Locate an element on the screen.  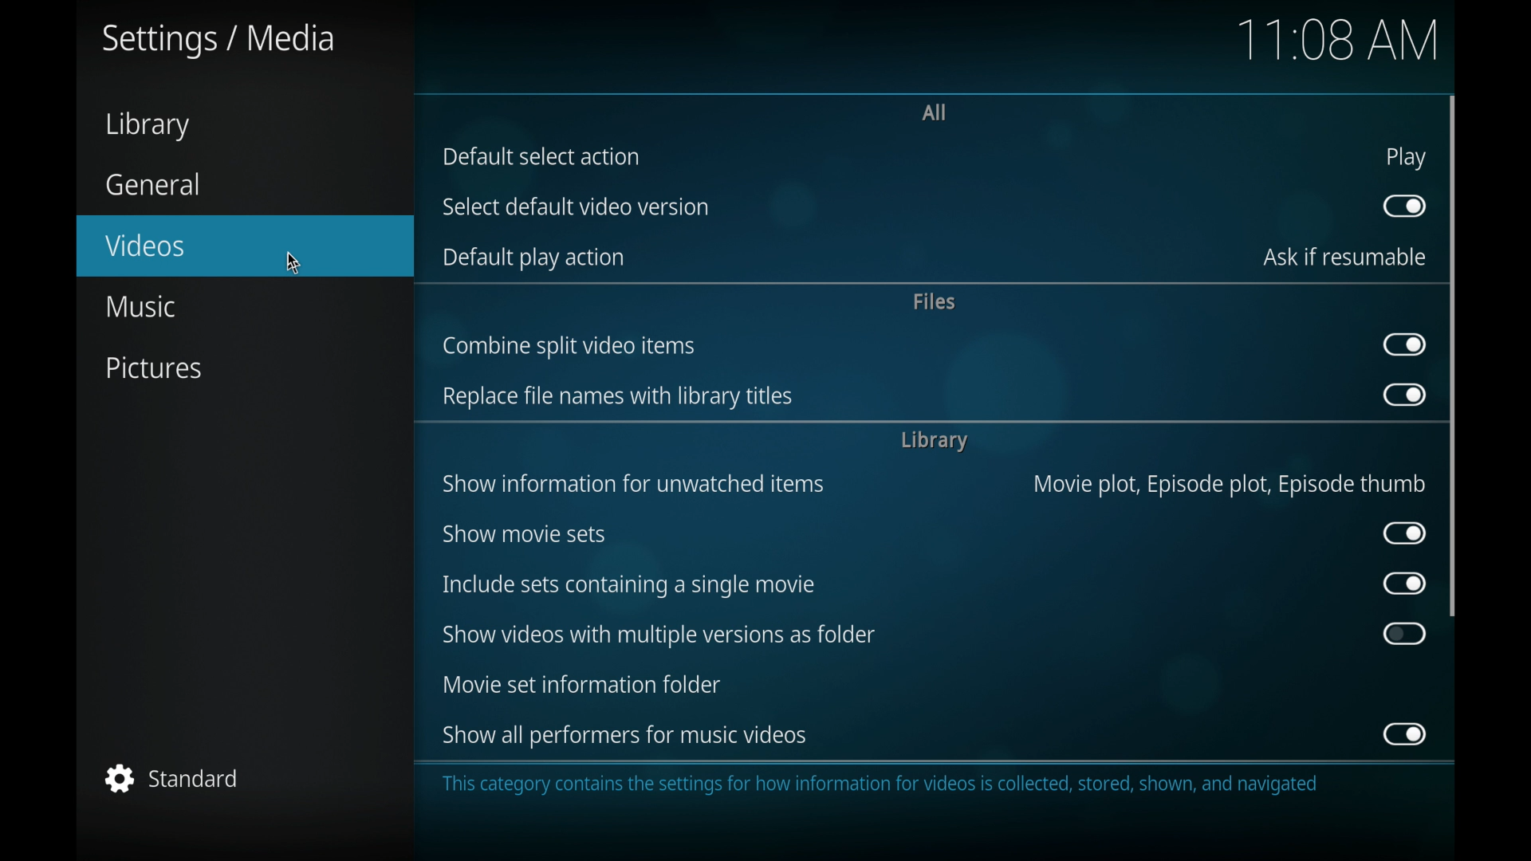
play is located at coordinates (1407, 159).